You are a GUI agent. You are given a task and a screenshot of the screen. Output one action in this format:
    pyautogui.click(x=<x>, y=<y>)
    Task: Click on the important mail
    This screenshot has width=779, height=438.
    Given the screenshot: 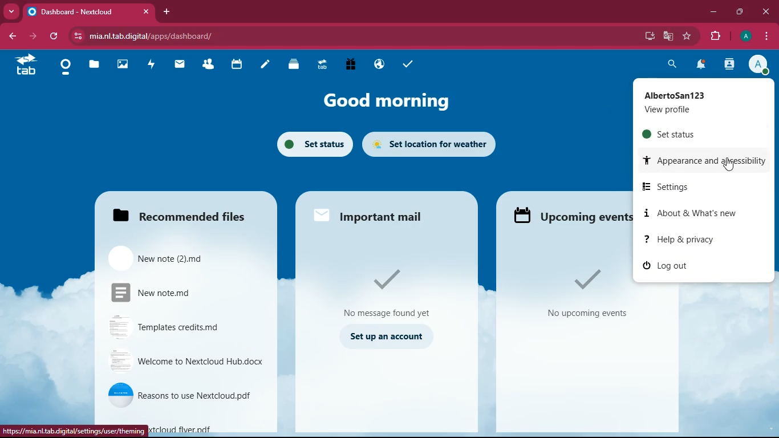 What is the action you would take?
    pyautogui.click(x=378, y=213)
    